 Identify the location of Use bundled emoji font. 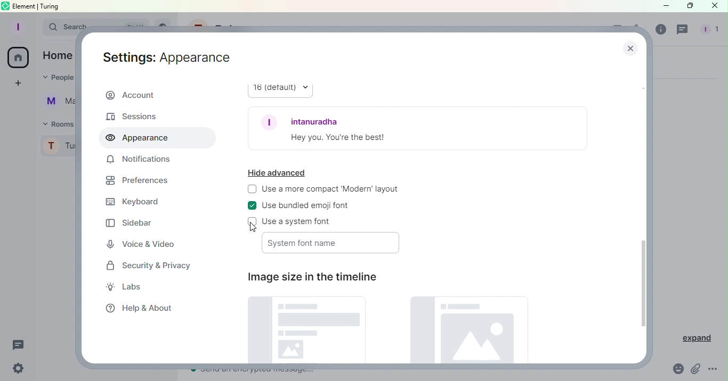
(307, 206).